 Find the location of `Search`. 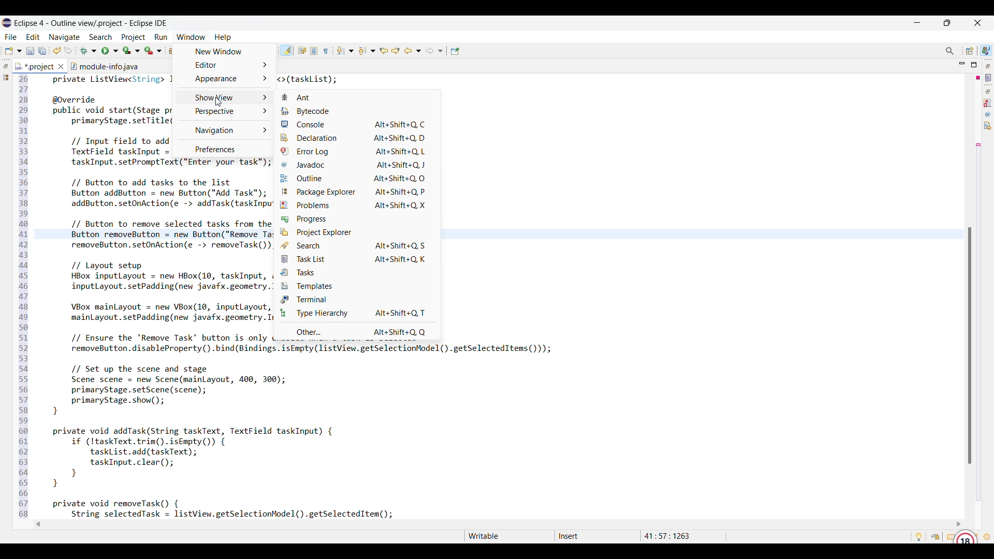

Search is located at coordinates (357, 245).